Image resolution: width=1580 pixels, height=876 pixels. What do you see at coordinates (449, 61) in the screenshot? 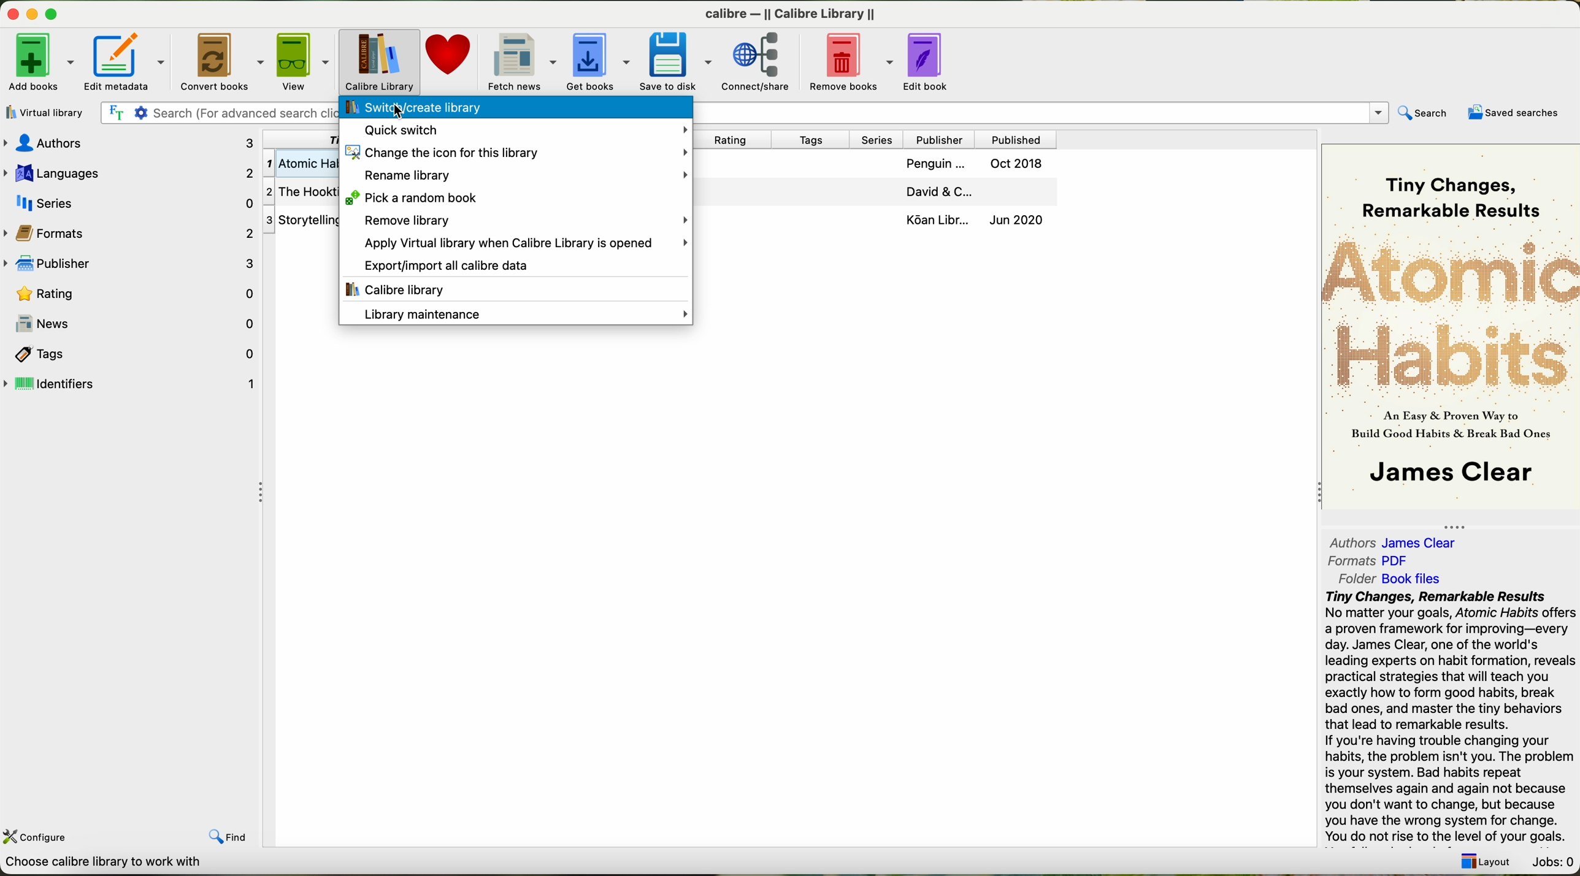
I see `donate` at bounding box center [449, 61].